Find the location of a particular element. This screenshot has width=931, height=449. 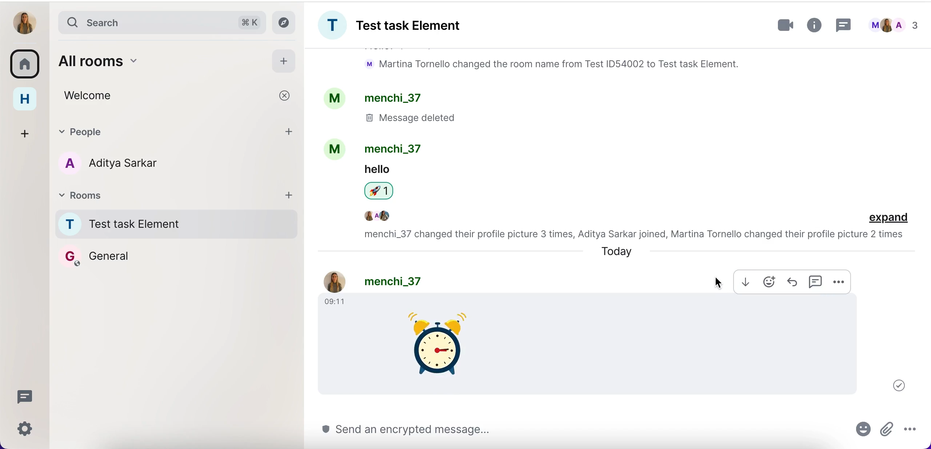

rooms names is located at coordinates (172, 243).